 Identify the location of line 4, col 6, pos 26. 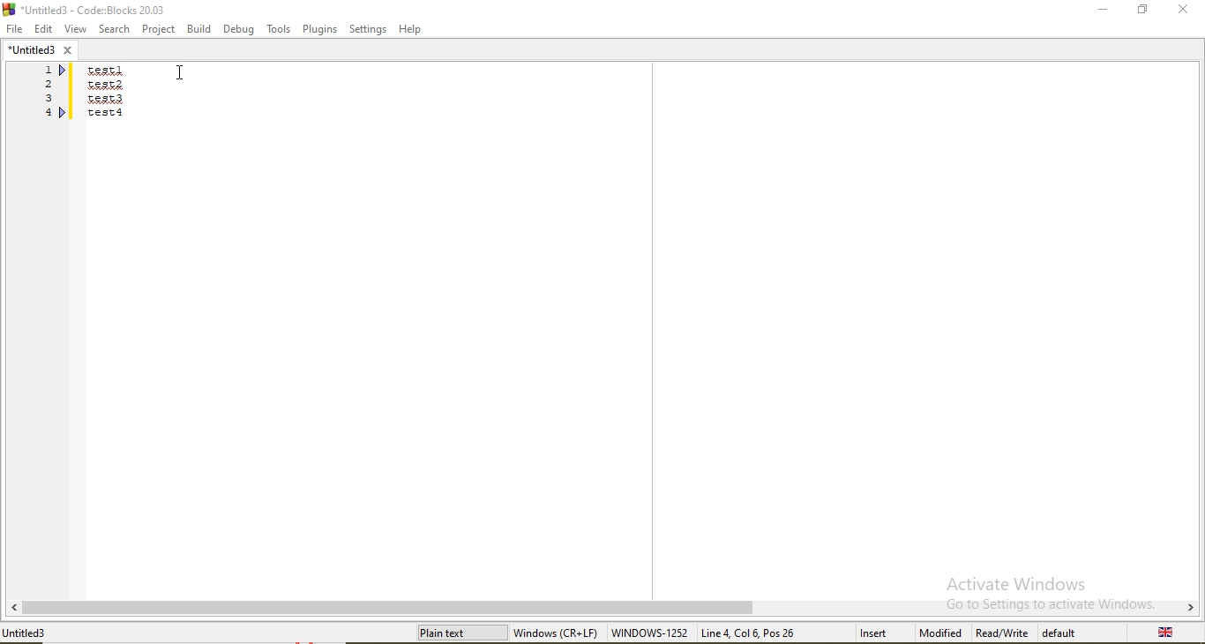
(752, 633).